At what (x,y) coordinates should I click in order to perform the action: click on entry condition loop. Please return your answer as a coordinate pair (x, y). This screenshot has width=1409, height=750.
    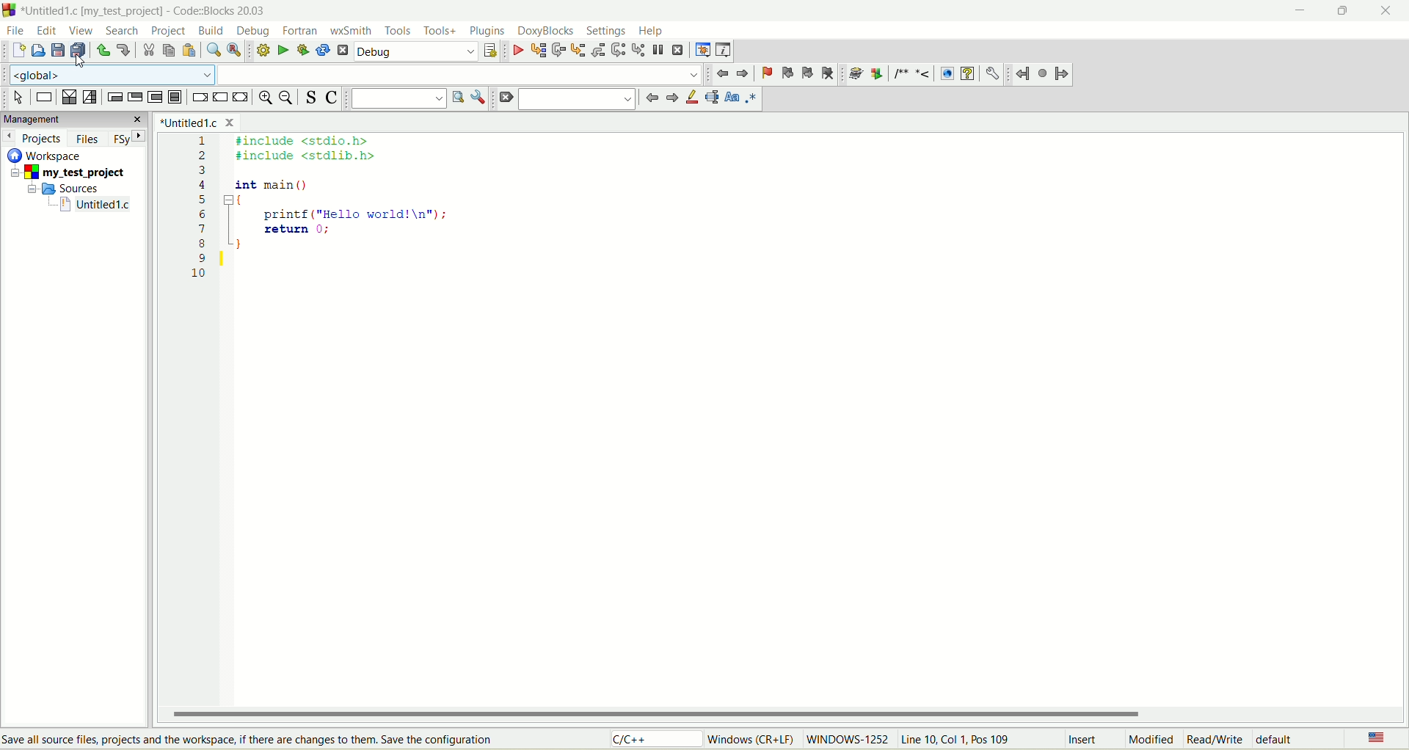
    Looking at the image, I should click on (114, 96).